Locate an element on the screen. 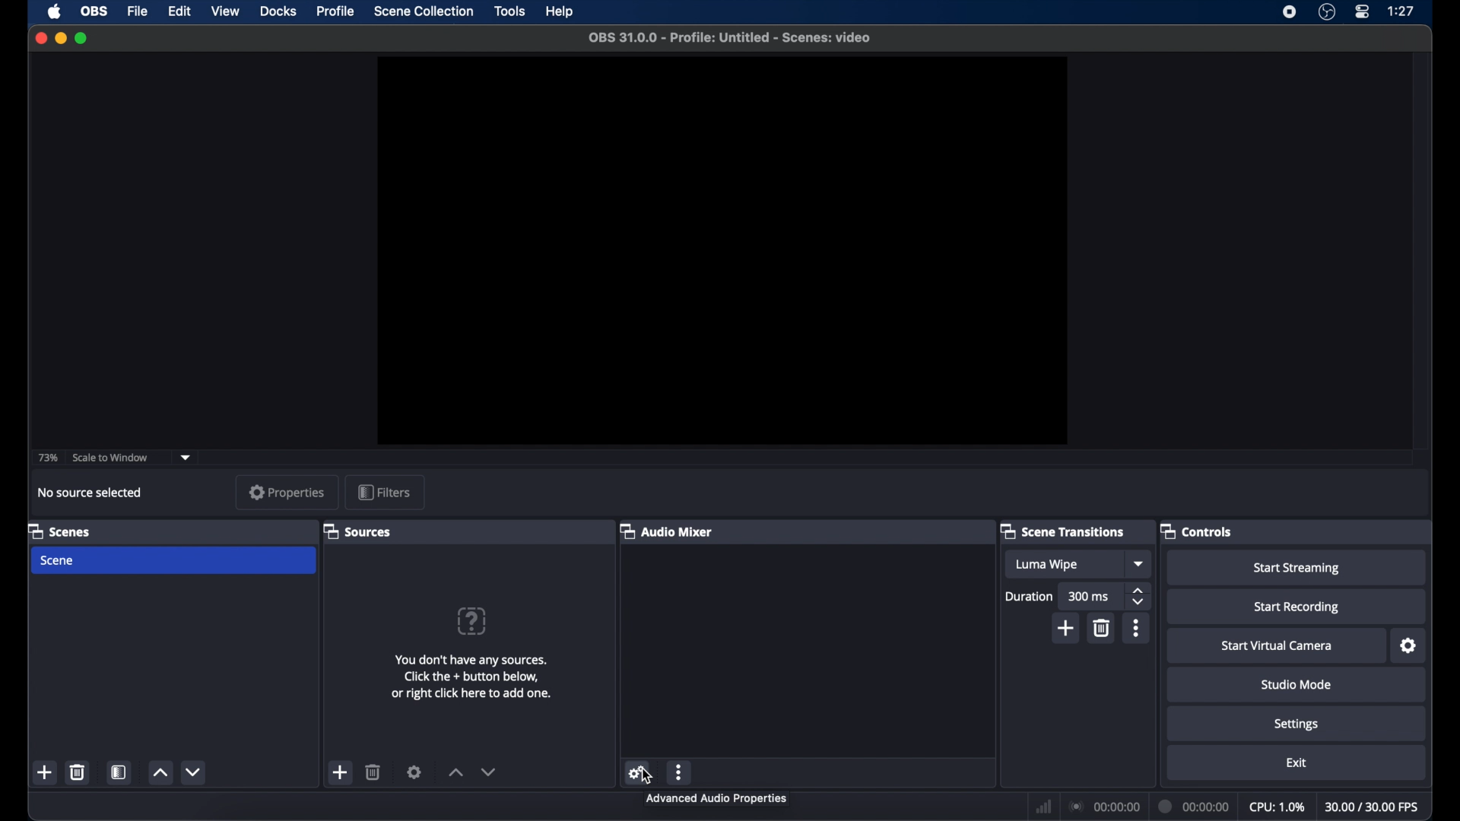 The image size is (1460, 821). 300ms is located at coordinates (1089, 597).